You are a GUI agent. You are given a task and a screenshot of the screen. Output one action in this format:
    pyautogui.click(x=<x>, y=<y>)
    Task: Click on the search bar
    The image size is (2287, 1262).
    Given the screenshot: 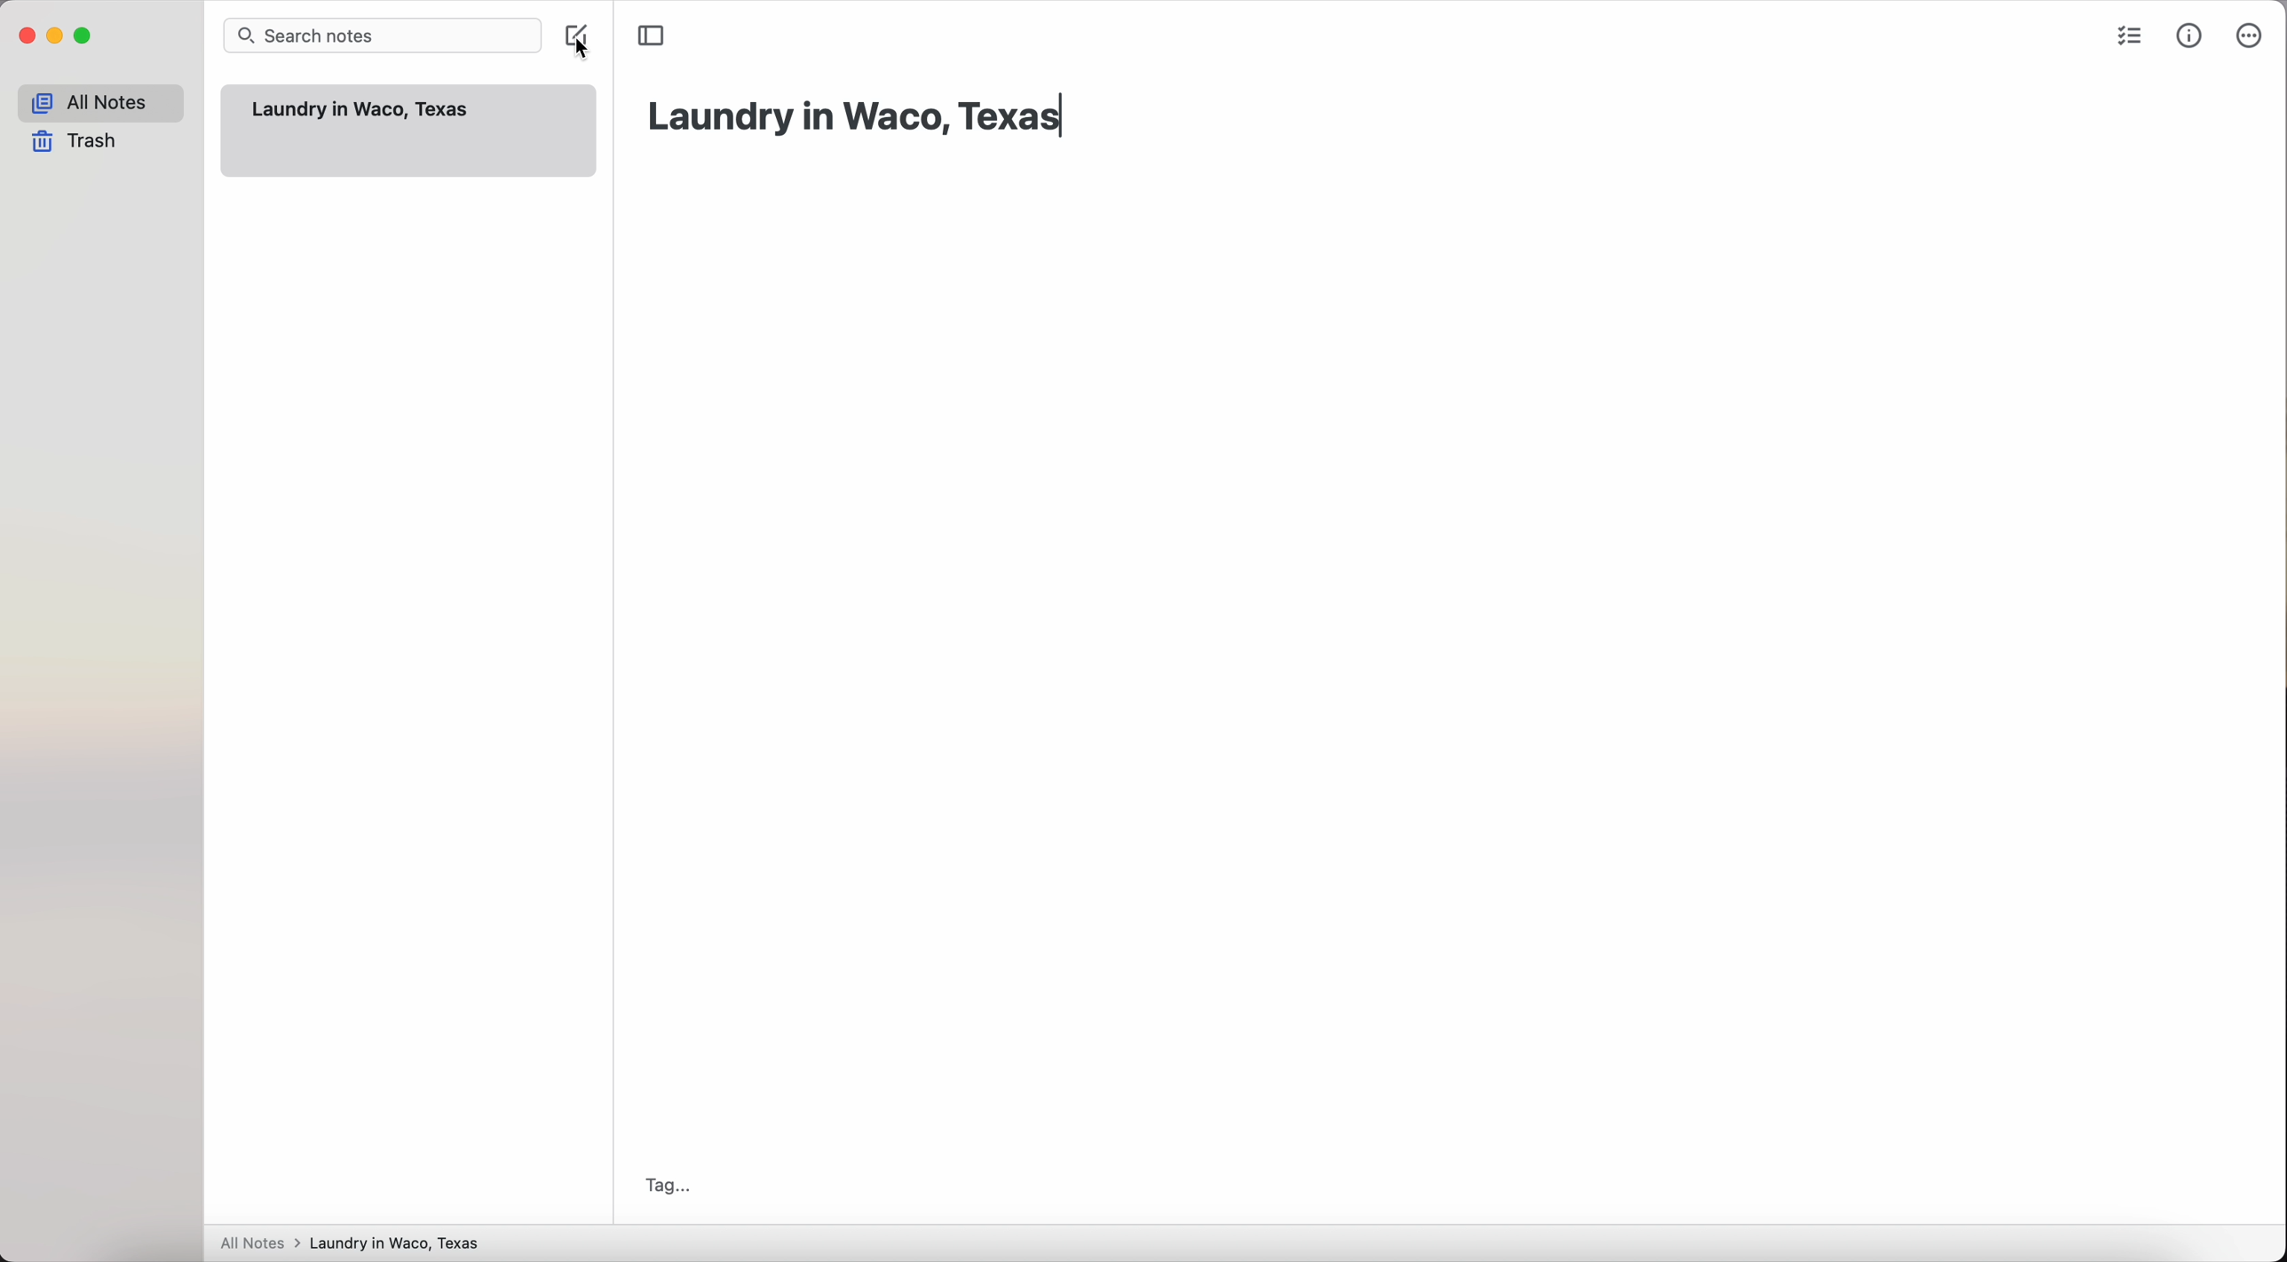 What is the action you would take?
    pyautogui.click(x=386, y=36)
    